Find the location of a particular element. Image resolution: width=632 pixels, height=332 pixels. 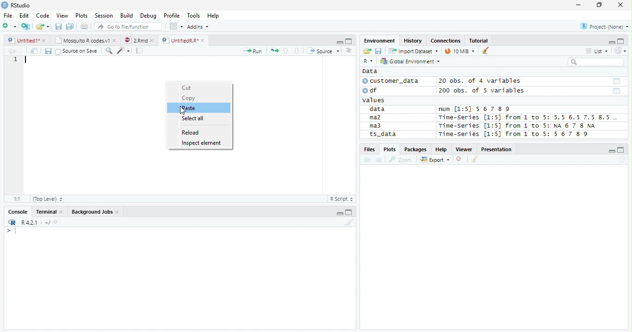

Print is located at coordinates (84, 26).